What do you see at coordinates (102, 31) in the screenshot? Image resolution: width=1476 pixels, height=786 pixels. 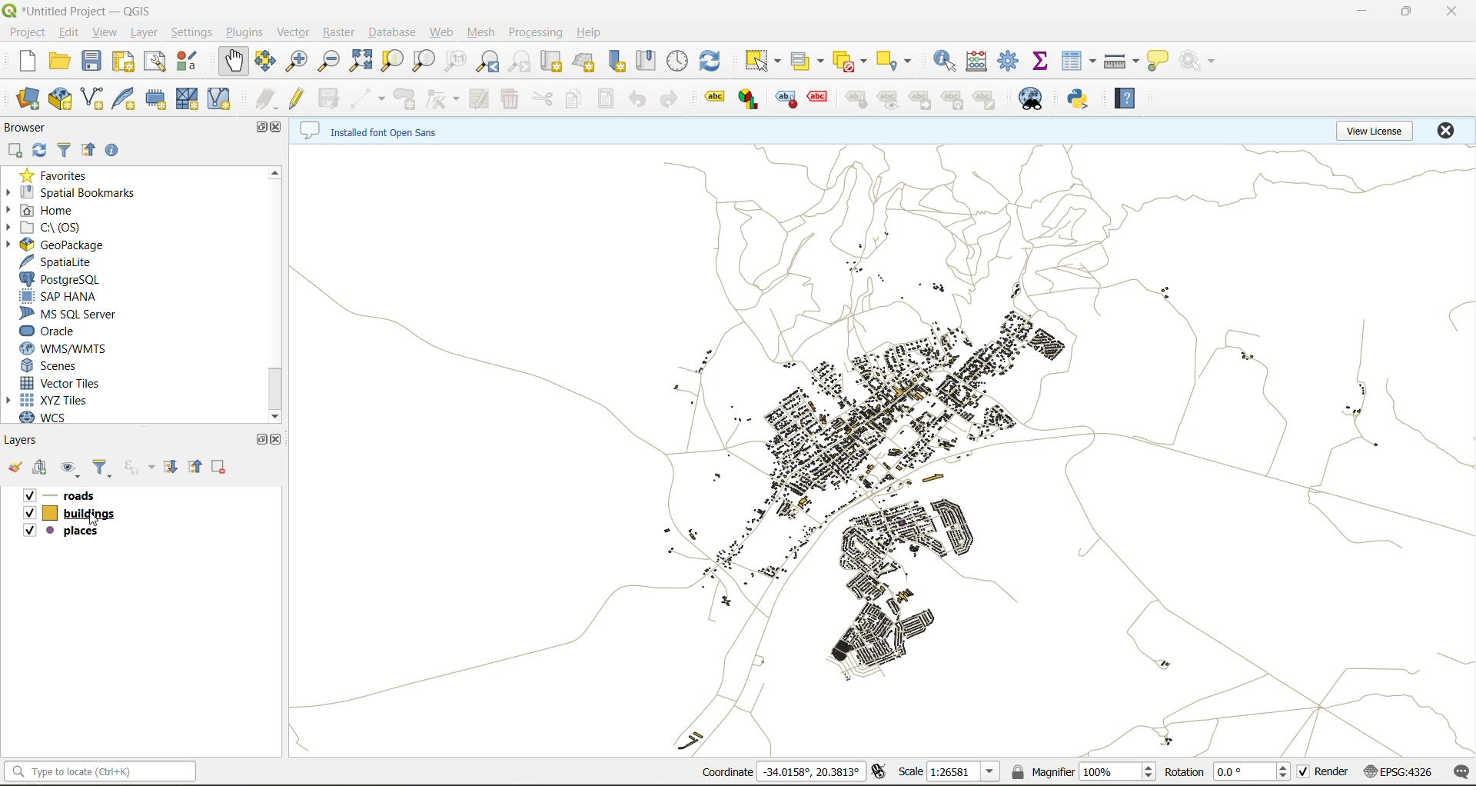 I see `view` at bounding box center [102, 31].